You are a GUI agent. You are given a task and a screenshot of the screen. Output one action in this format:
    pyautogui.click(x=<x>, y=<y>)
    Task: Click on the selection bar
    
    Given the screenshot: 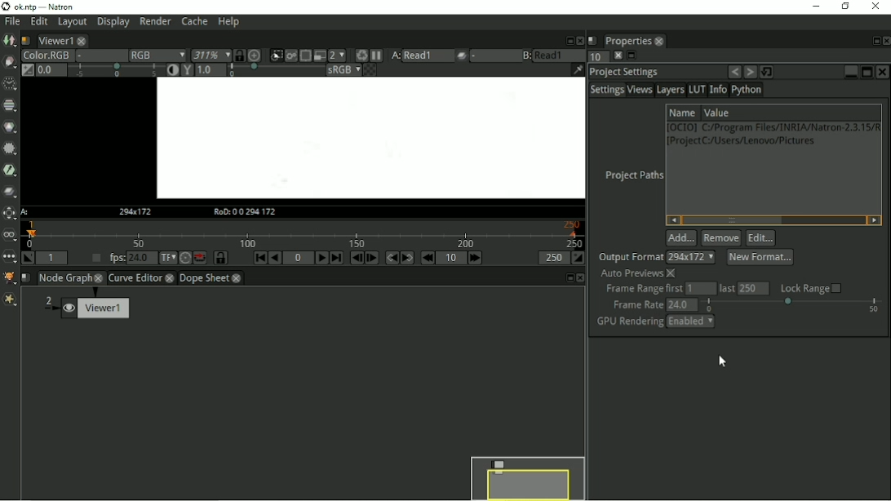 What is the action you would take?
    pyautogui.click(x=793, y=305)
    